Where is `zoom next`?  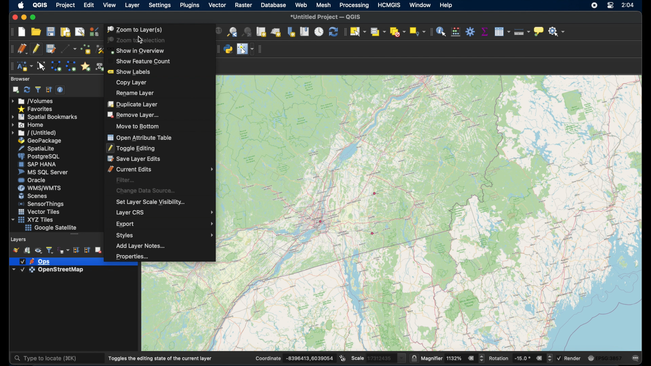
zoom next is located at coordinates (246, 32).